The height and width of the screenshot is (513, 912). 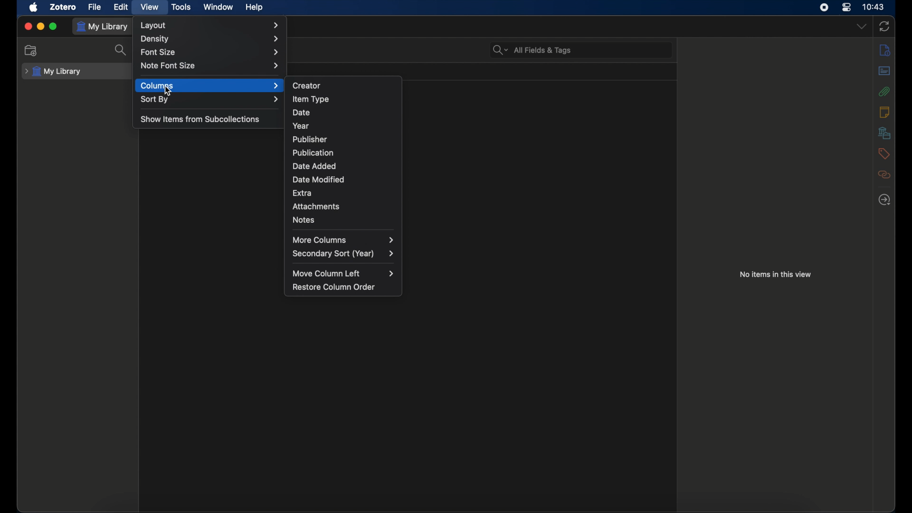 I want to click on date modified, so click(x=318, y=179).